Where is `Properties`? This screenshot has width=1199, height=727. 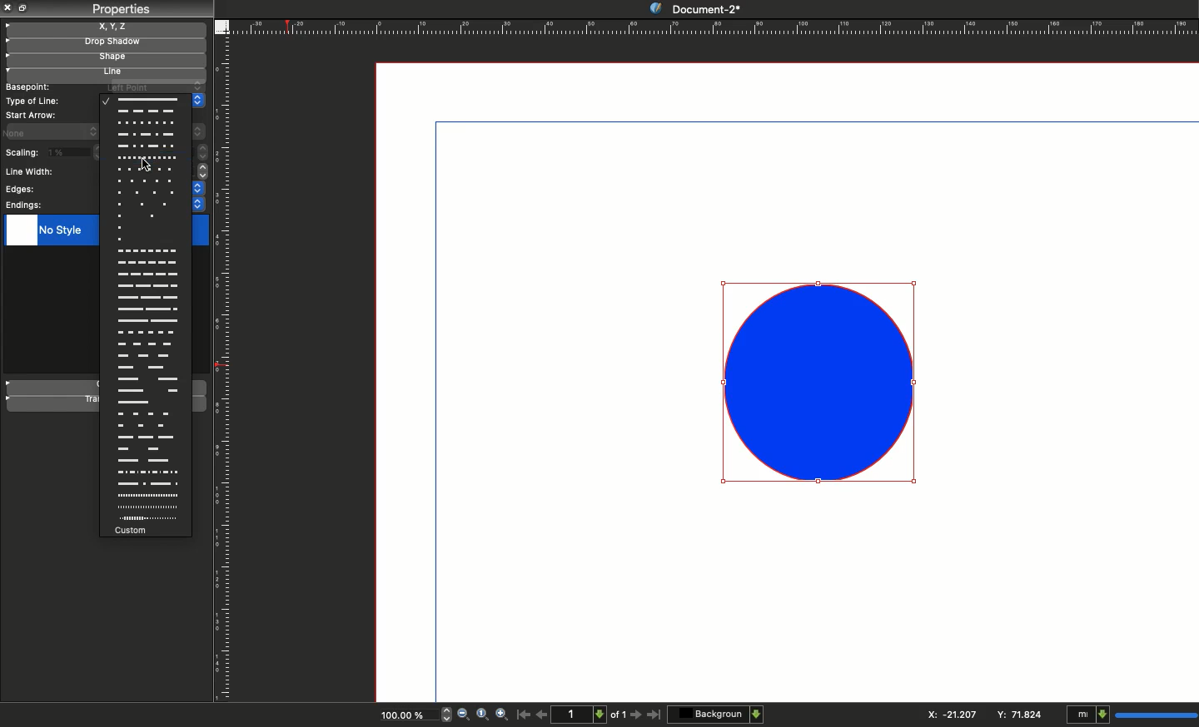
Properties is located at coordinates (120, 9).